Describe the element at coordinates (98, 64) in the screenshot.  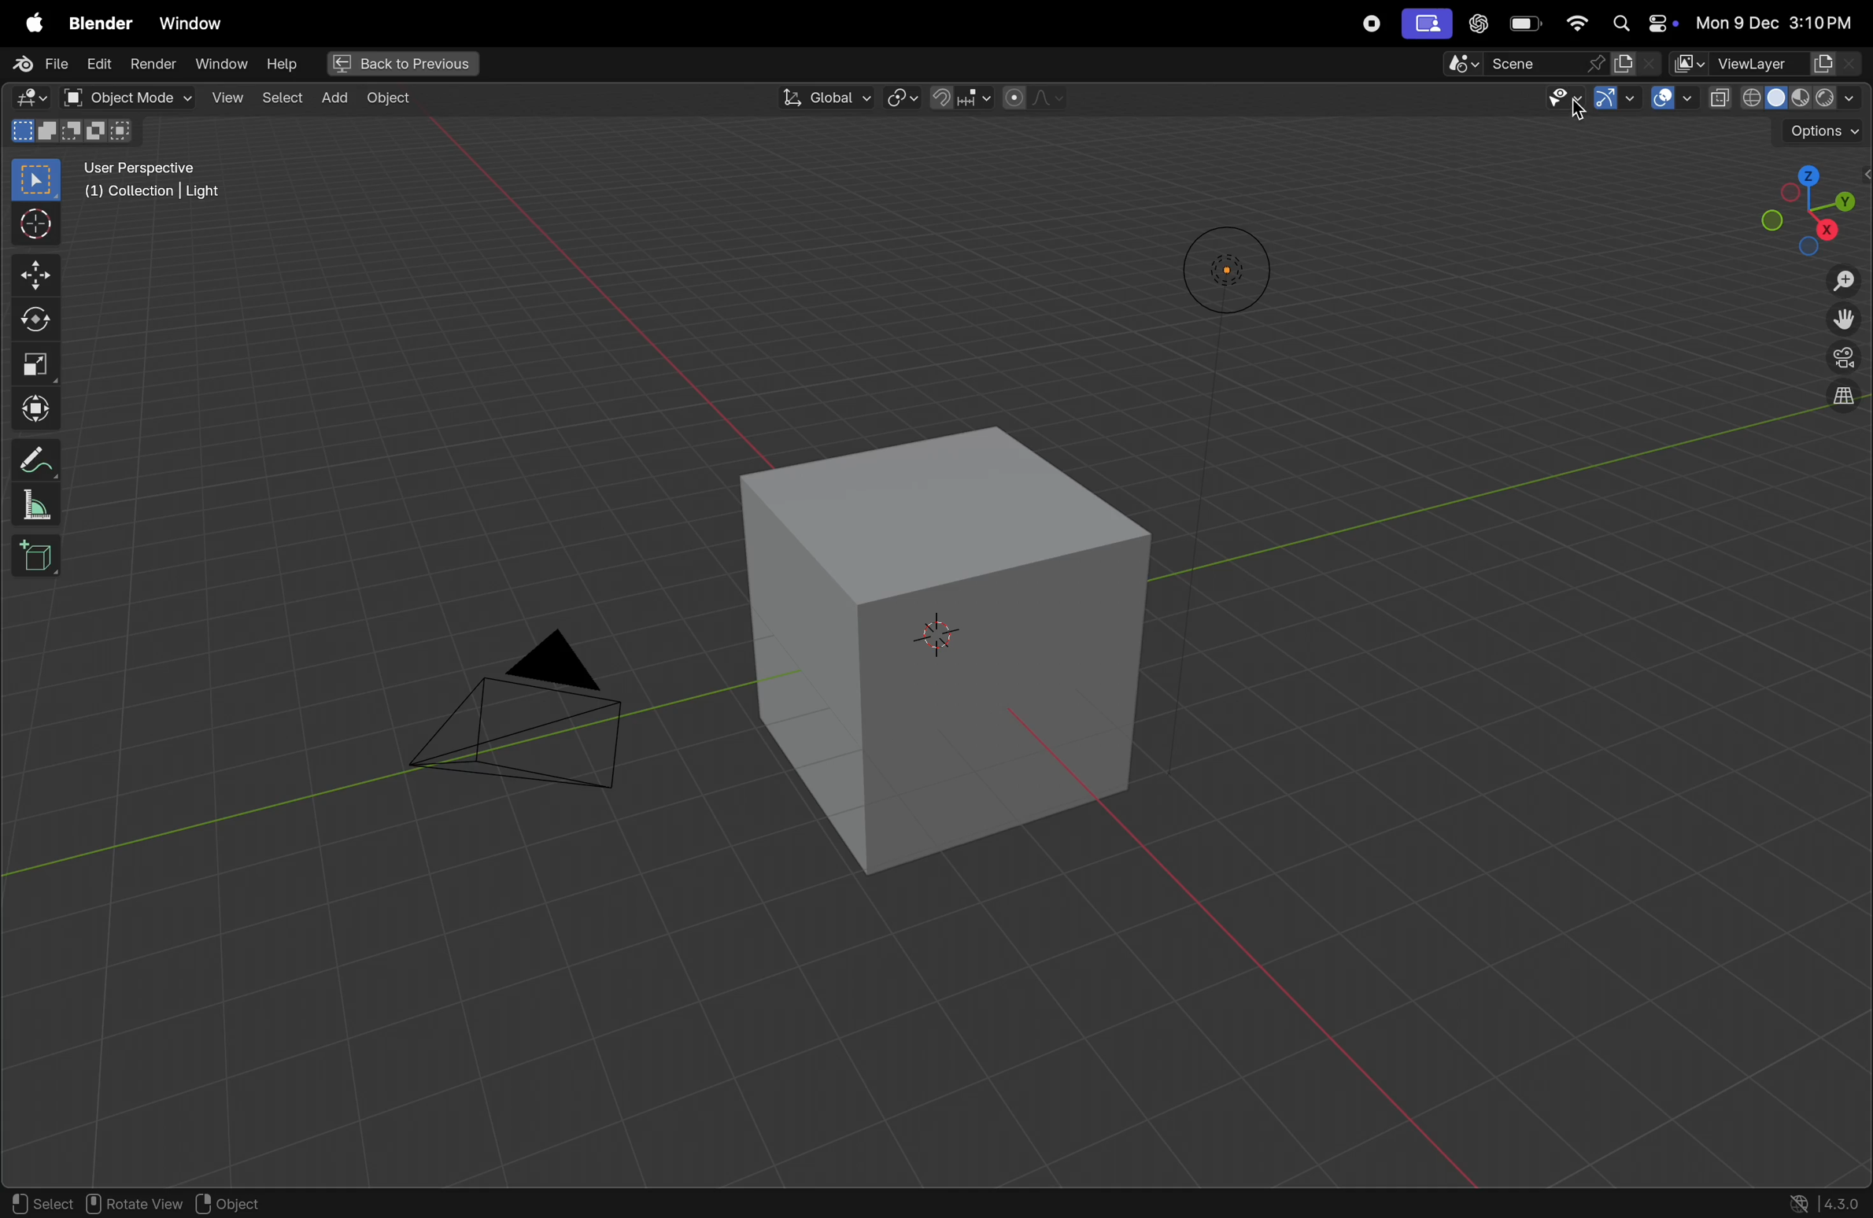
I see `edit` at that location.